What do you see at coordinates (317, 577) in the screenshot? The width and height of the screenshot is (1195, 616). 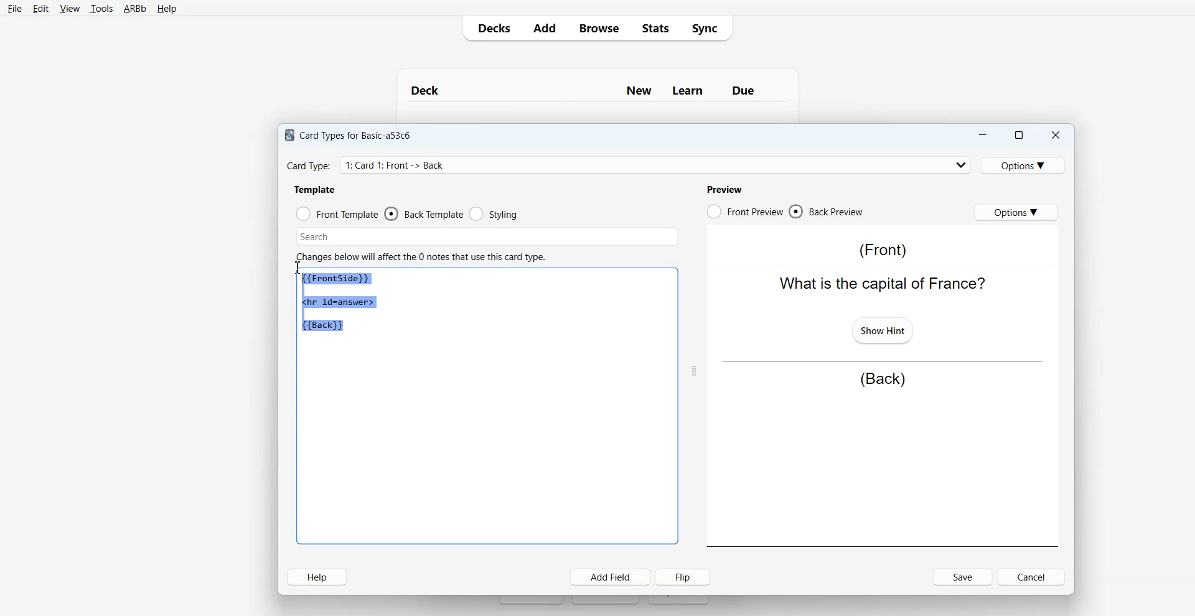 I see `Help` at bounding box center [317, 577].